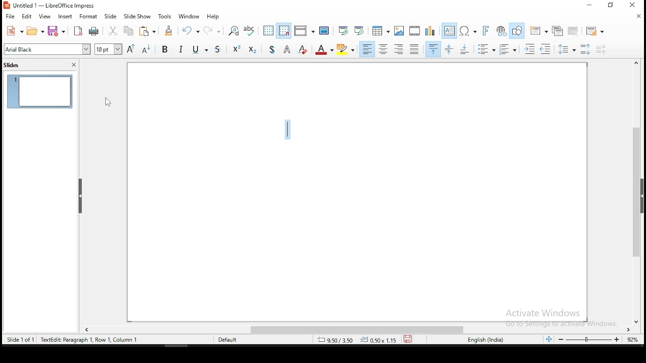  What do you see at coordinates (486, 49) in the screenshot?
I see `Bullet points` at bounding box center [486, 49].